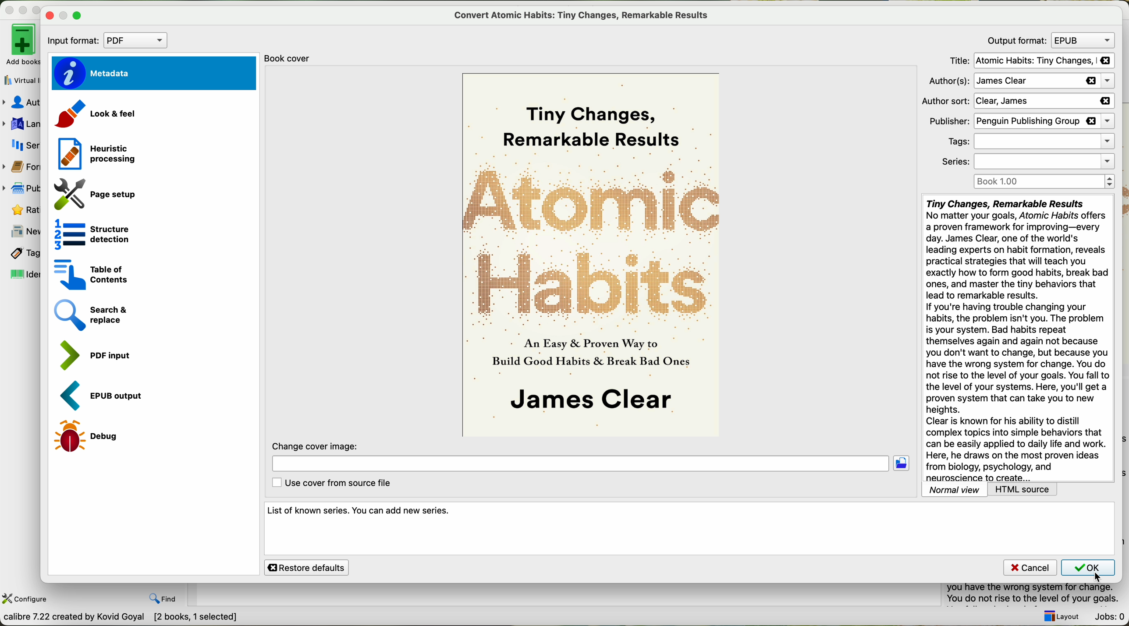 This screenshot has height=626, width=1129. What do you see at coordinates (590, 457) in the screenshot?
I see `change cover image` at bounding box center [590, 457].